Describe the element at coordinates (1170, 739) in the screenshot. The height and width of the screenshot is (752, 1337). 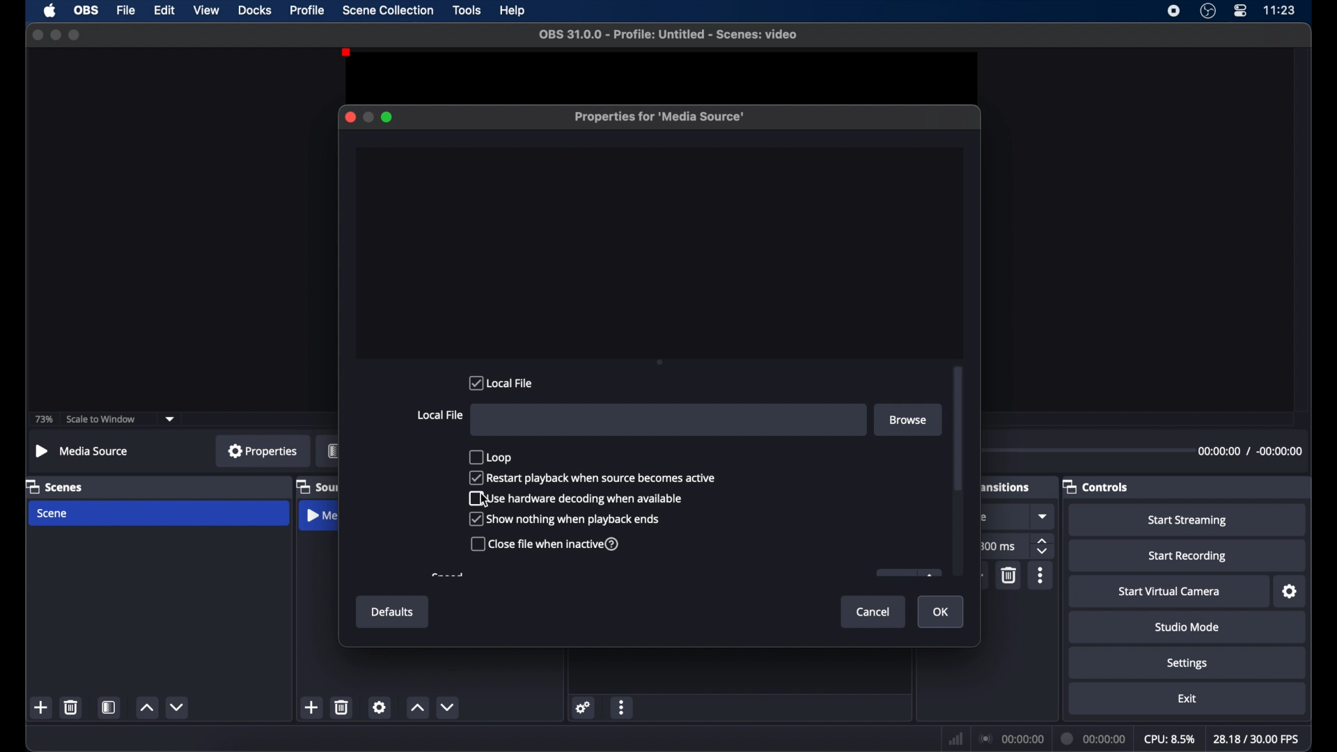
I see `cpu` at that location.